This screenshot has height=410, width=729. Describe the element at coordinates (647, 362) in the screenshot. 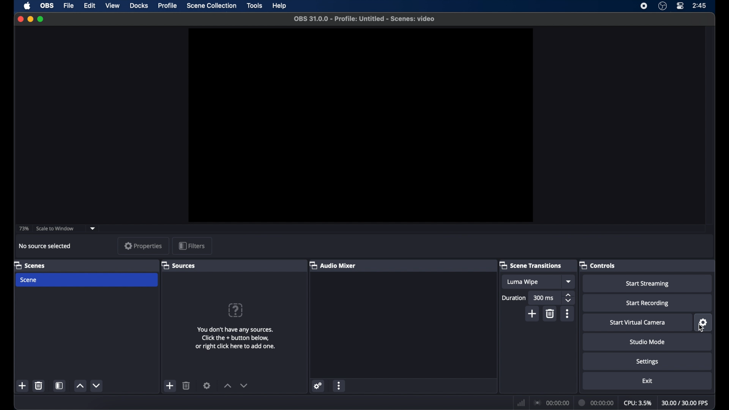

I see `settings` at that location.